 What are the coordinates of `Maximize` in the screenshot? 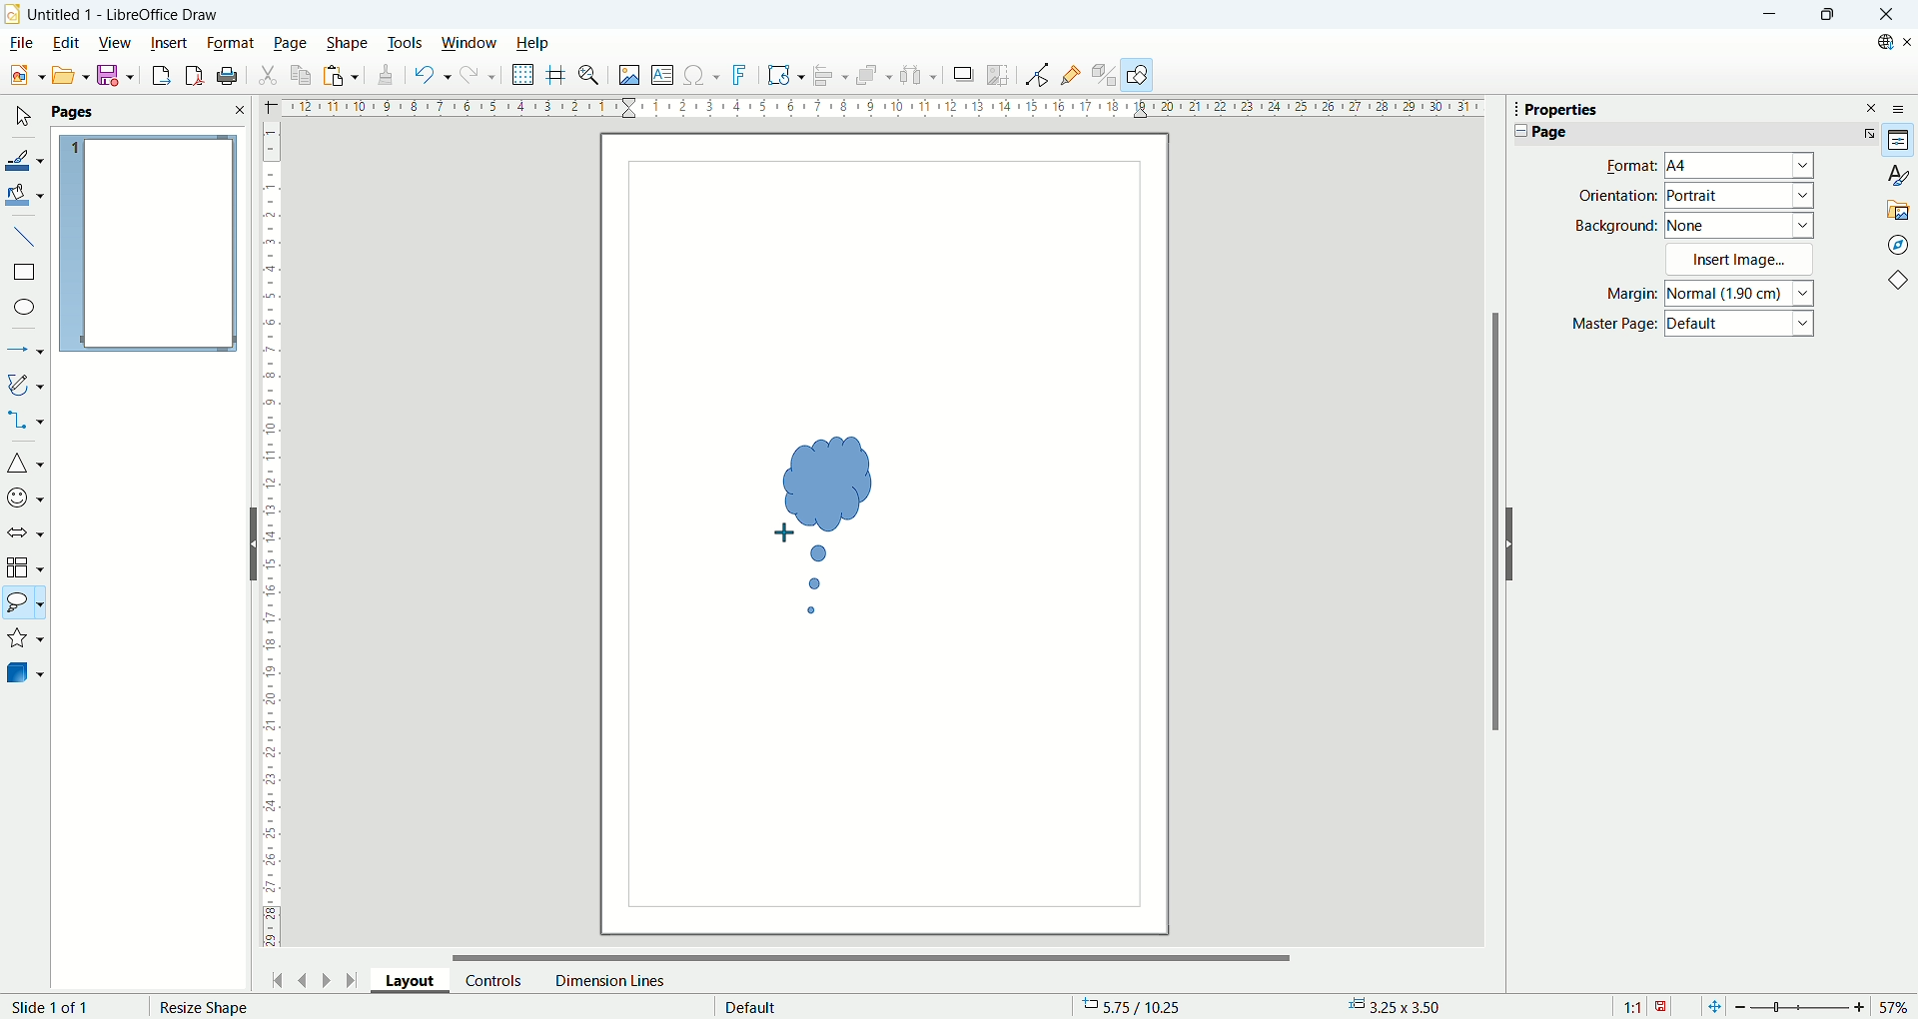 It's located at (1826, 15).